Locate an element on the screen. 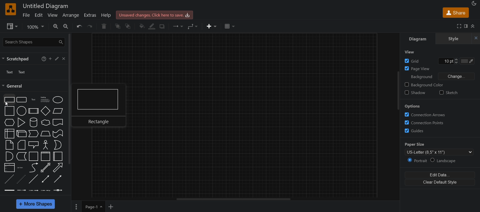  note is located at coordinates (10, 145).